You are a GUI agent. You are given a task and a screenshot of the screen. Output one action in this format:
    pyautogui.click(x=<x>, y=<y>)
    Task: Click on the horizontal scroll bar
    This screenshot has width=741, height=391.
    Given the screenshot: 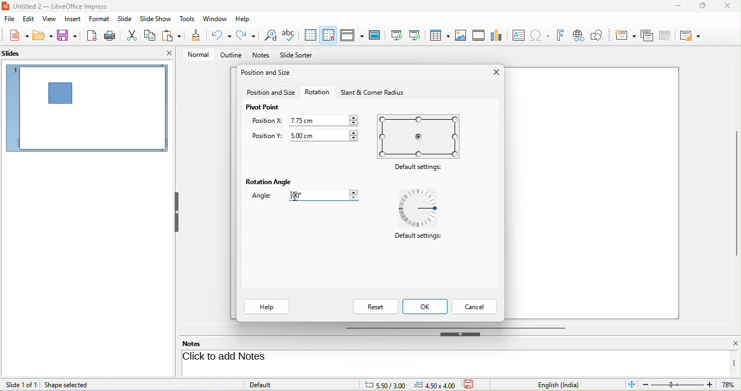 What is the action you would take?
    pyautogui.click(x=455, y=327)
    